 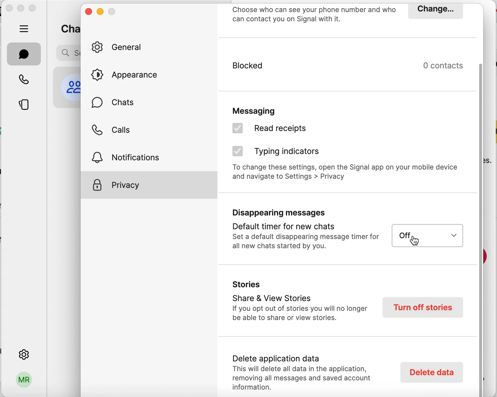 What do you see at coordinates (149, 185) in the screenshot?
I see `privacy` at bounding box center [149, 185].